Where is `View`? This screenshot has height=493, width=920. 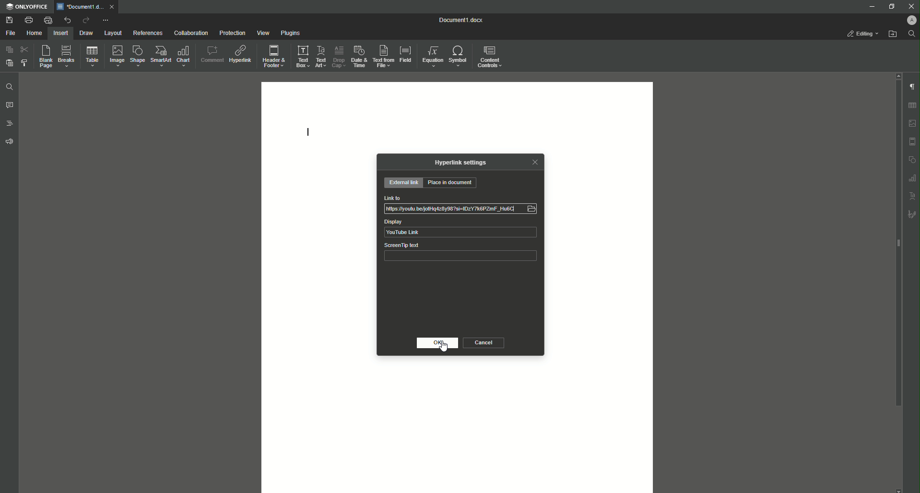
View is located at coordinates (263, 33).